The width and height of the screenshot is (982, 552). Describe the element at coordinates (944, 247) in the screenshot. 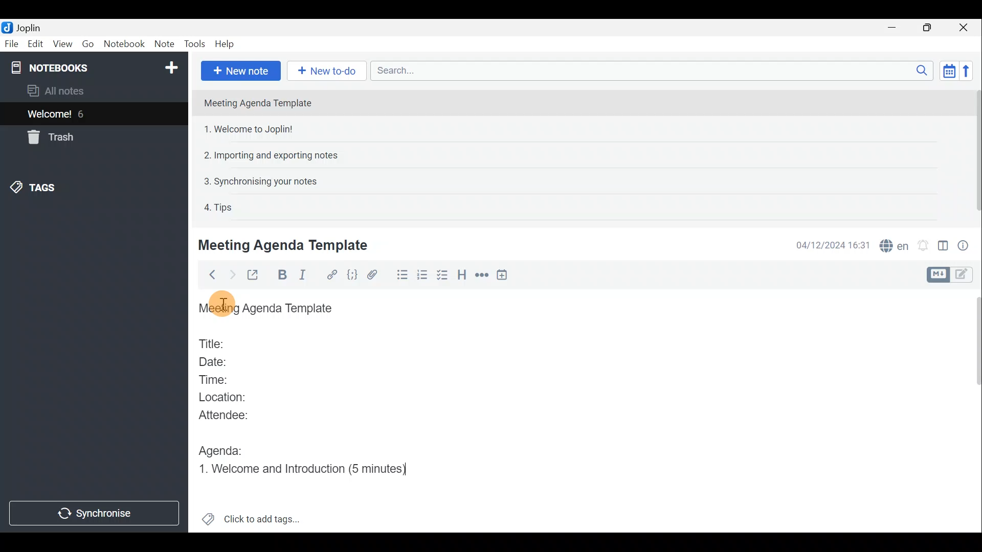

I see `Toggle editor layout` at that location.